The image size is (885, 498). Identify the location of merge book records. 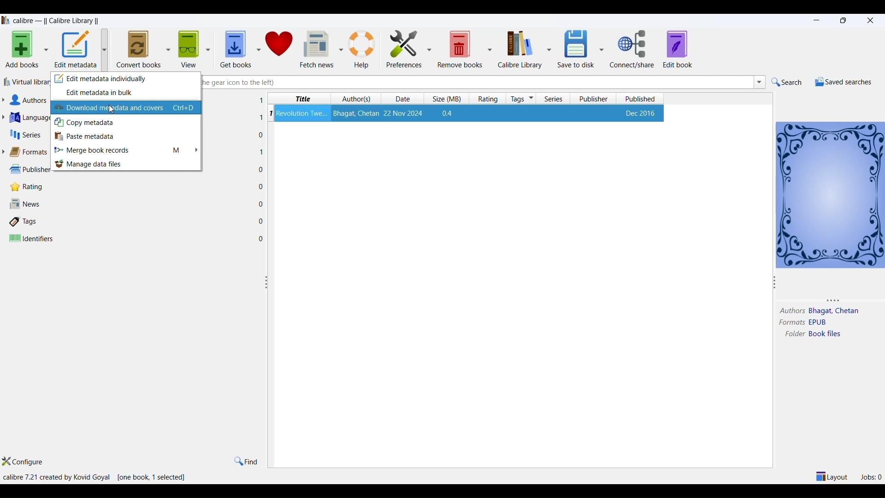
(127, 150).